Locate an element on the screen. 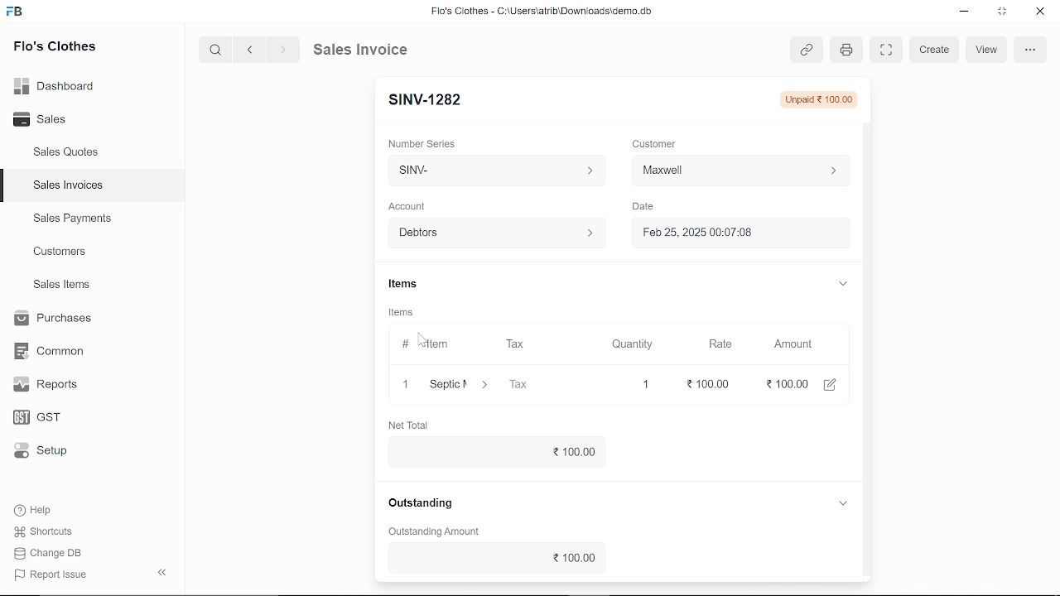  next is located at coordinates (283, 50).